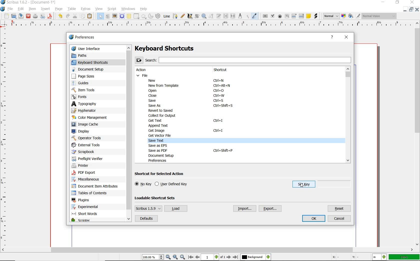 The width and height of the screenshot is (420, 261). I want to click on ruler, so click(4, 138).